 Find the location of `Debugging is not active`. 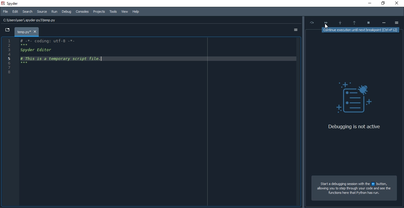

Debugging is not active is located at coordinates (350, 126).